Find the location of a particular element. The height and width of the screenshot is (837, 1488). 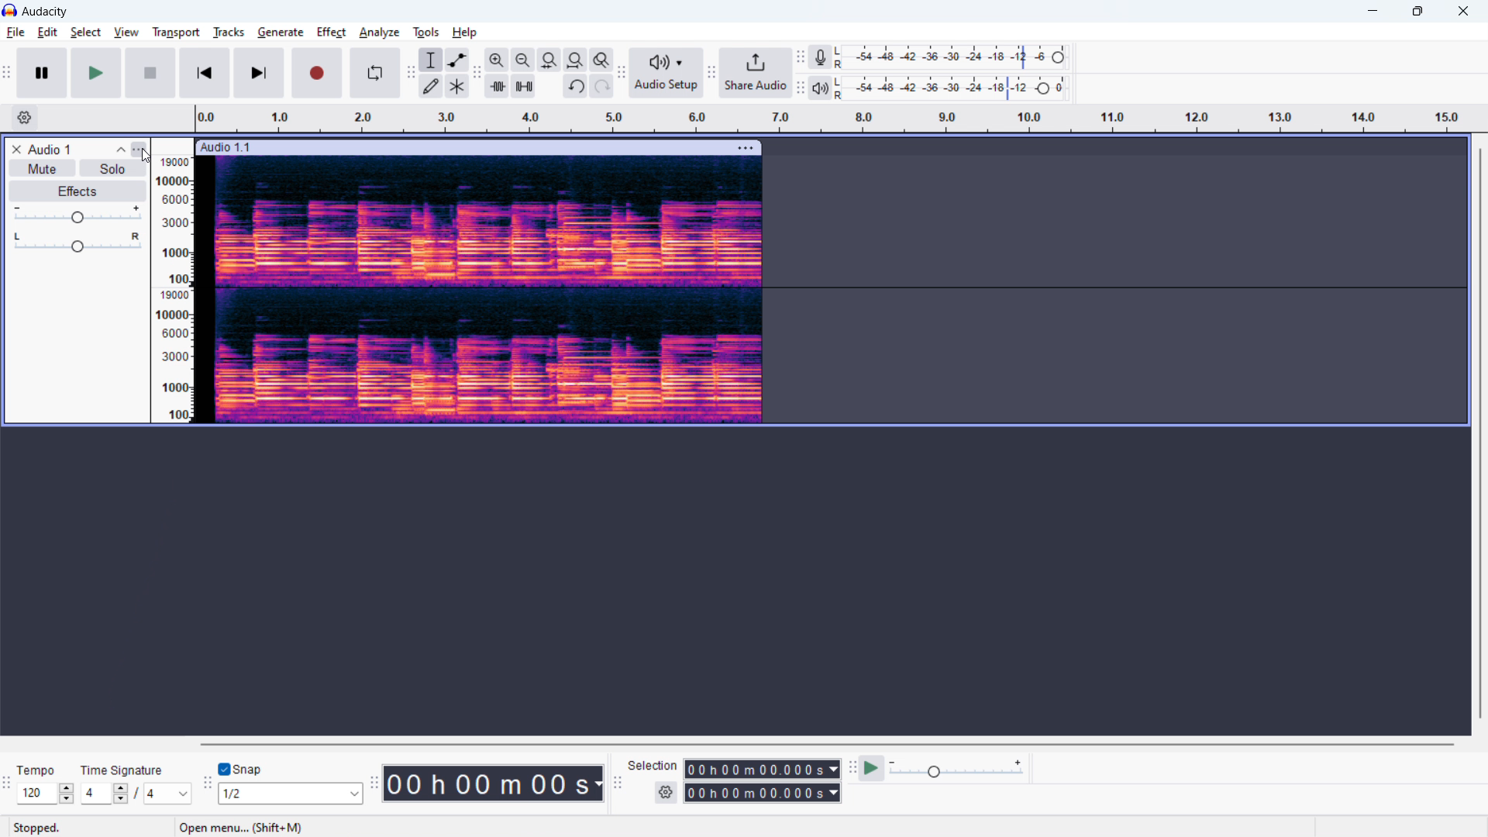

playback level is located at coordinates (956, 88).